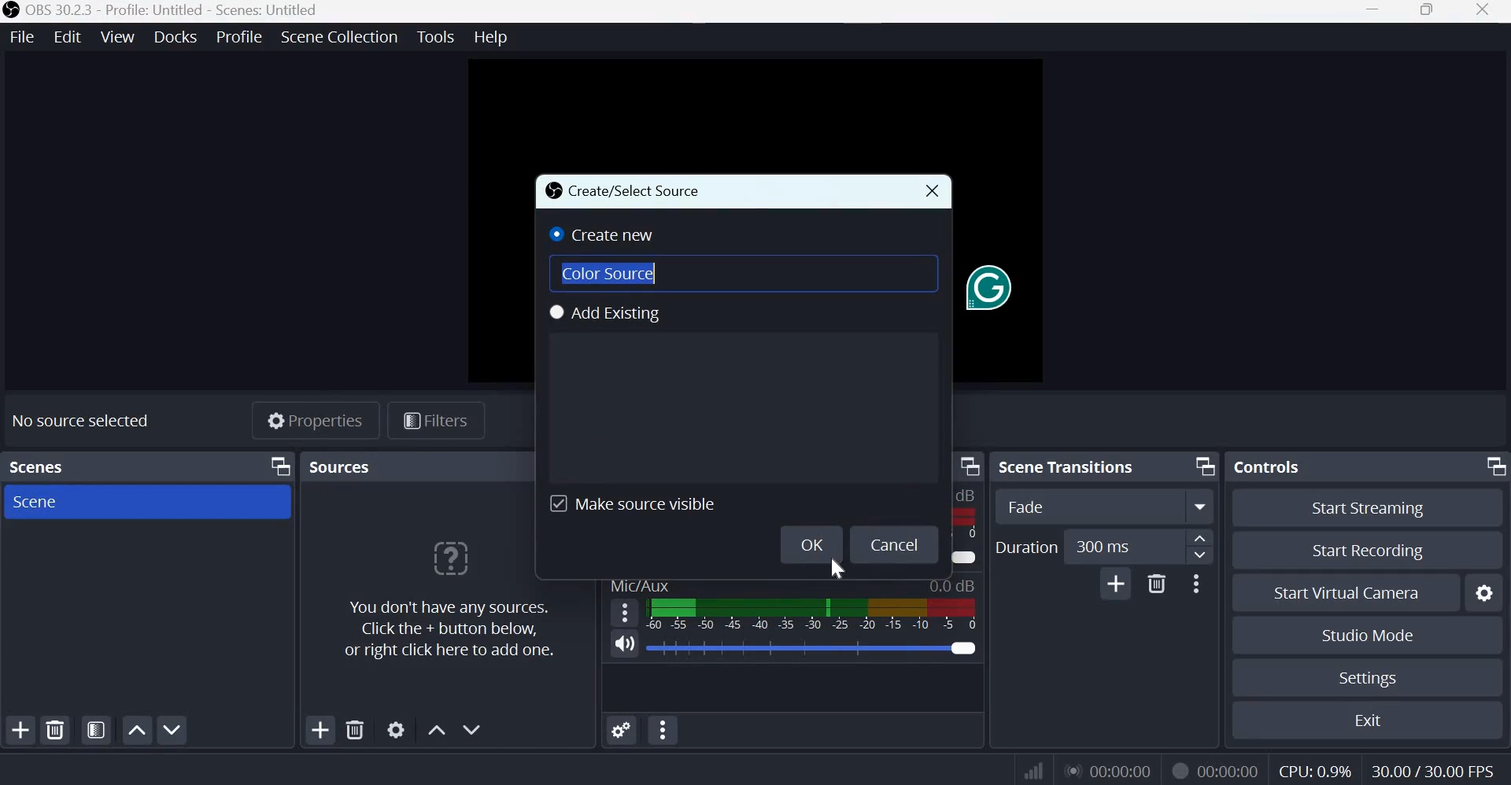 The width and height of the screenshot is (1511, 785). Describe the element at coordinates (1366, 678) in the screenshot. I see `Settings` at that location.